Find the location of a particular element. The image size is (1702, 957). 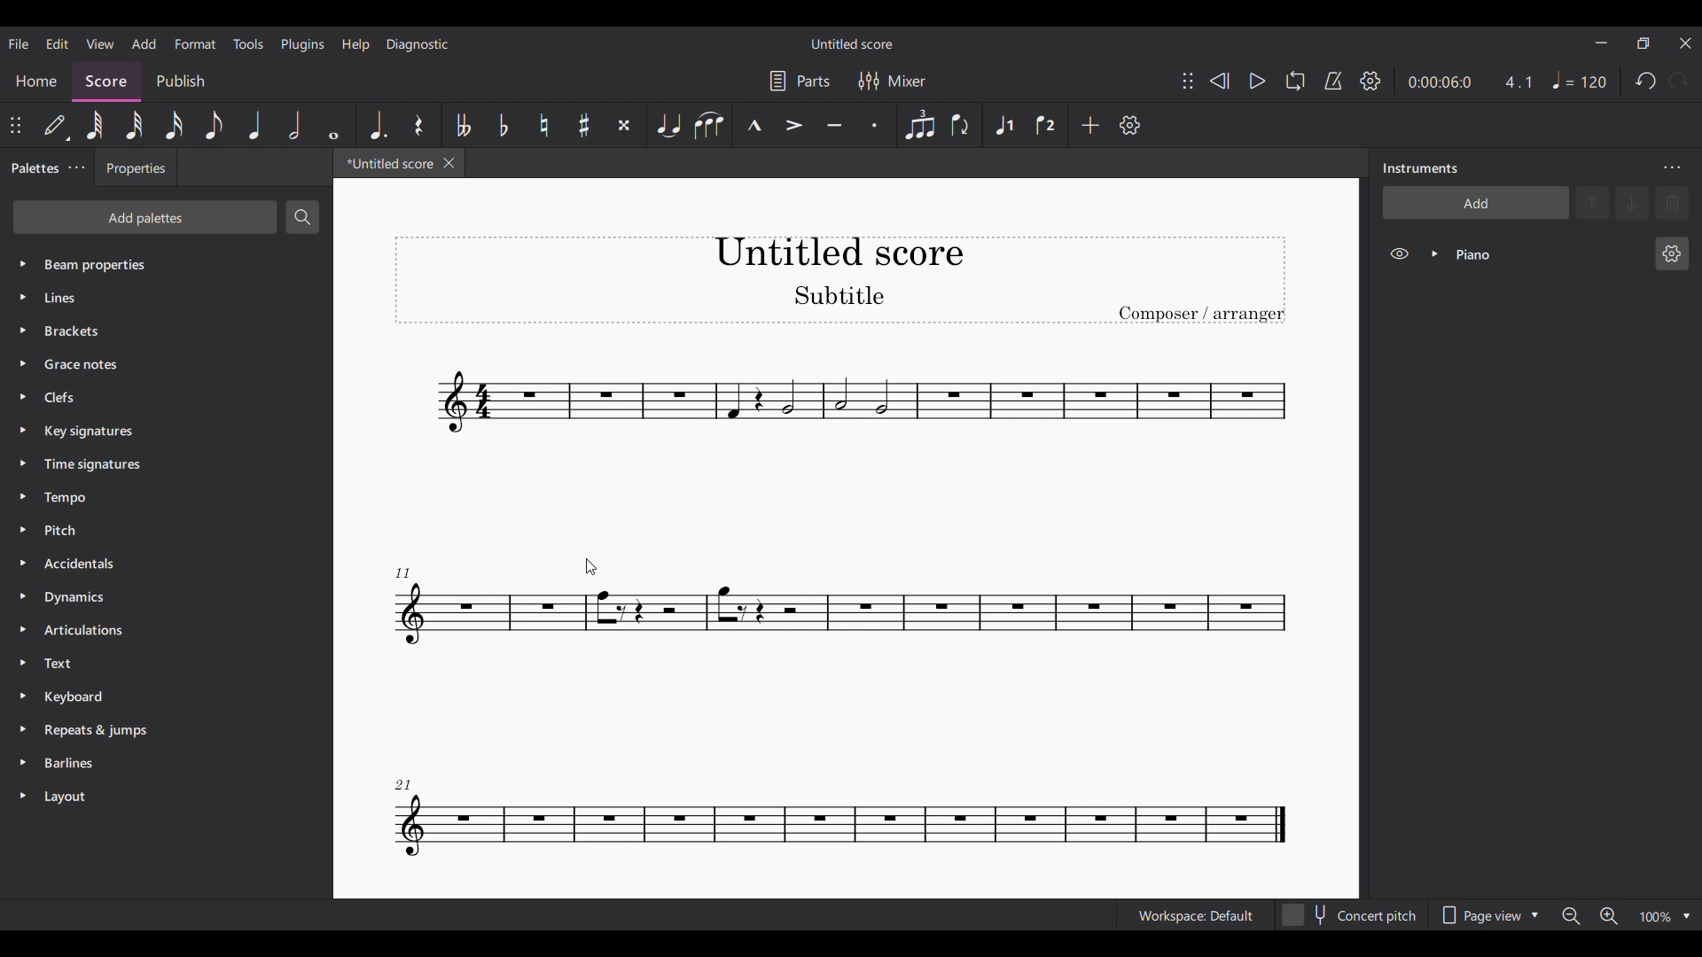

Current instrument is located at coordinates (1548, 254).